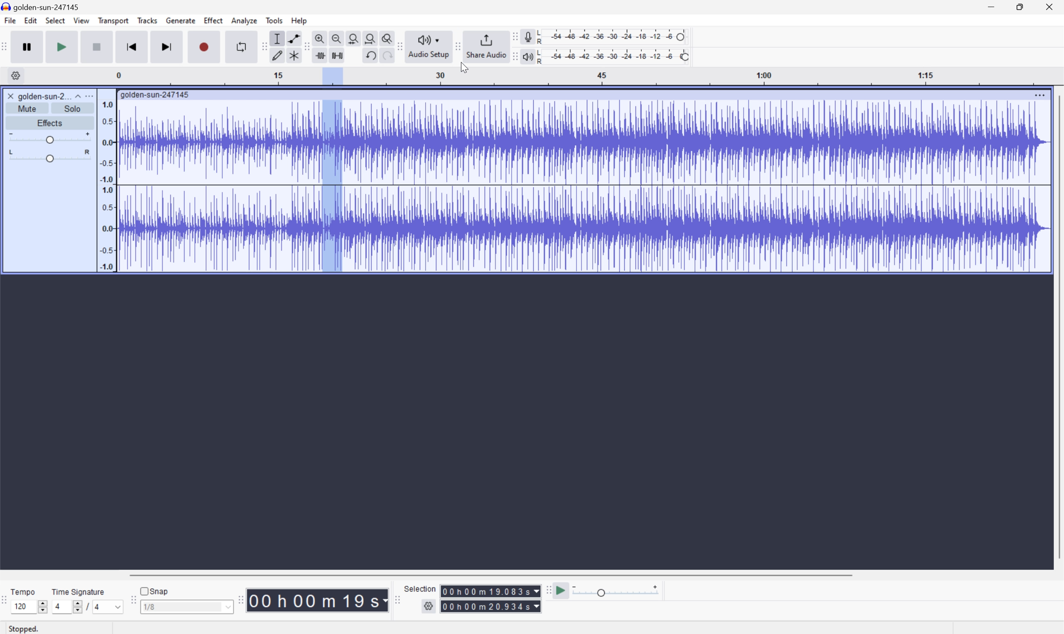  Describe the element at coordinates (30, 108) in the screenshot. I see `Mute` at that location.